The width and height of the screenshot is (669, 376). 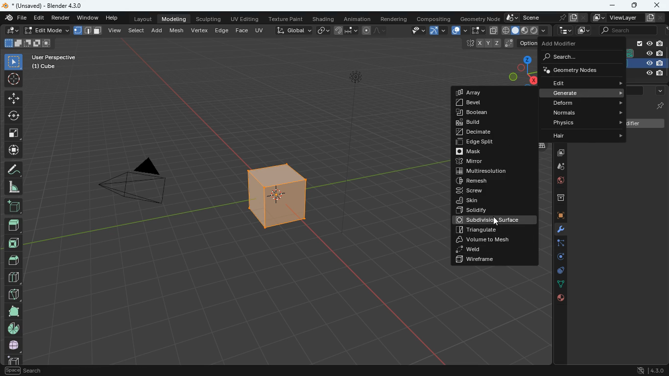 I want to click on rotation, so click(x=558, y=257).